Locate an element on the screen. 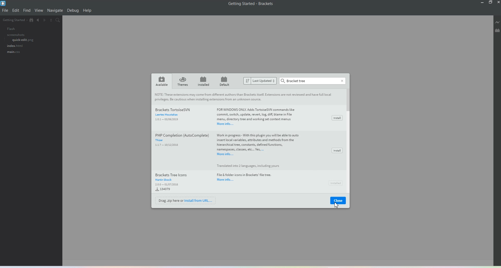  Close is located at coordinates (498, 2).